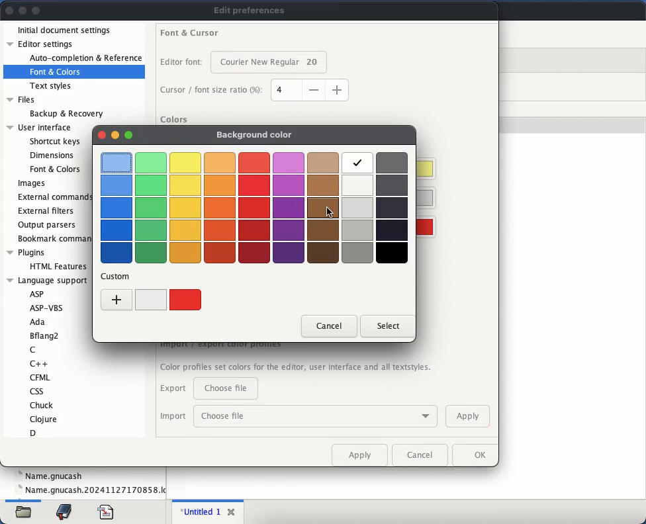 This screenshot has width=646, height=524. What do you see at coordinates (56, 140) in the screenshot?
I see `Shortcut keys` at bounding box center [56, 140].